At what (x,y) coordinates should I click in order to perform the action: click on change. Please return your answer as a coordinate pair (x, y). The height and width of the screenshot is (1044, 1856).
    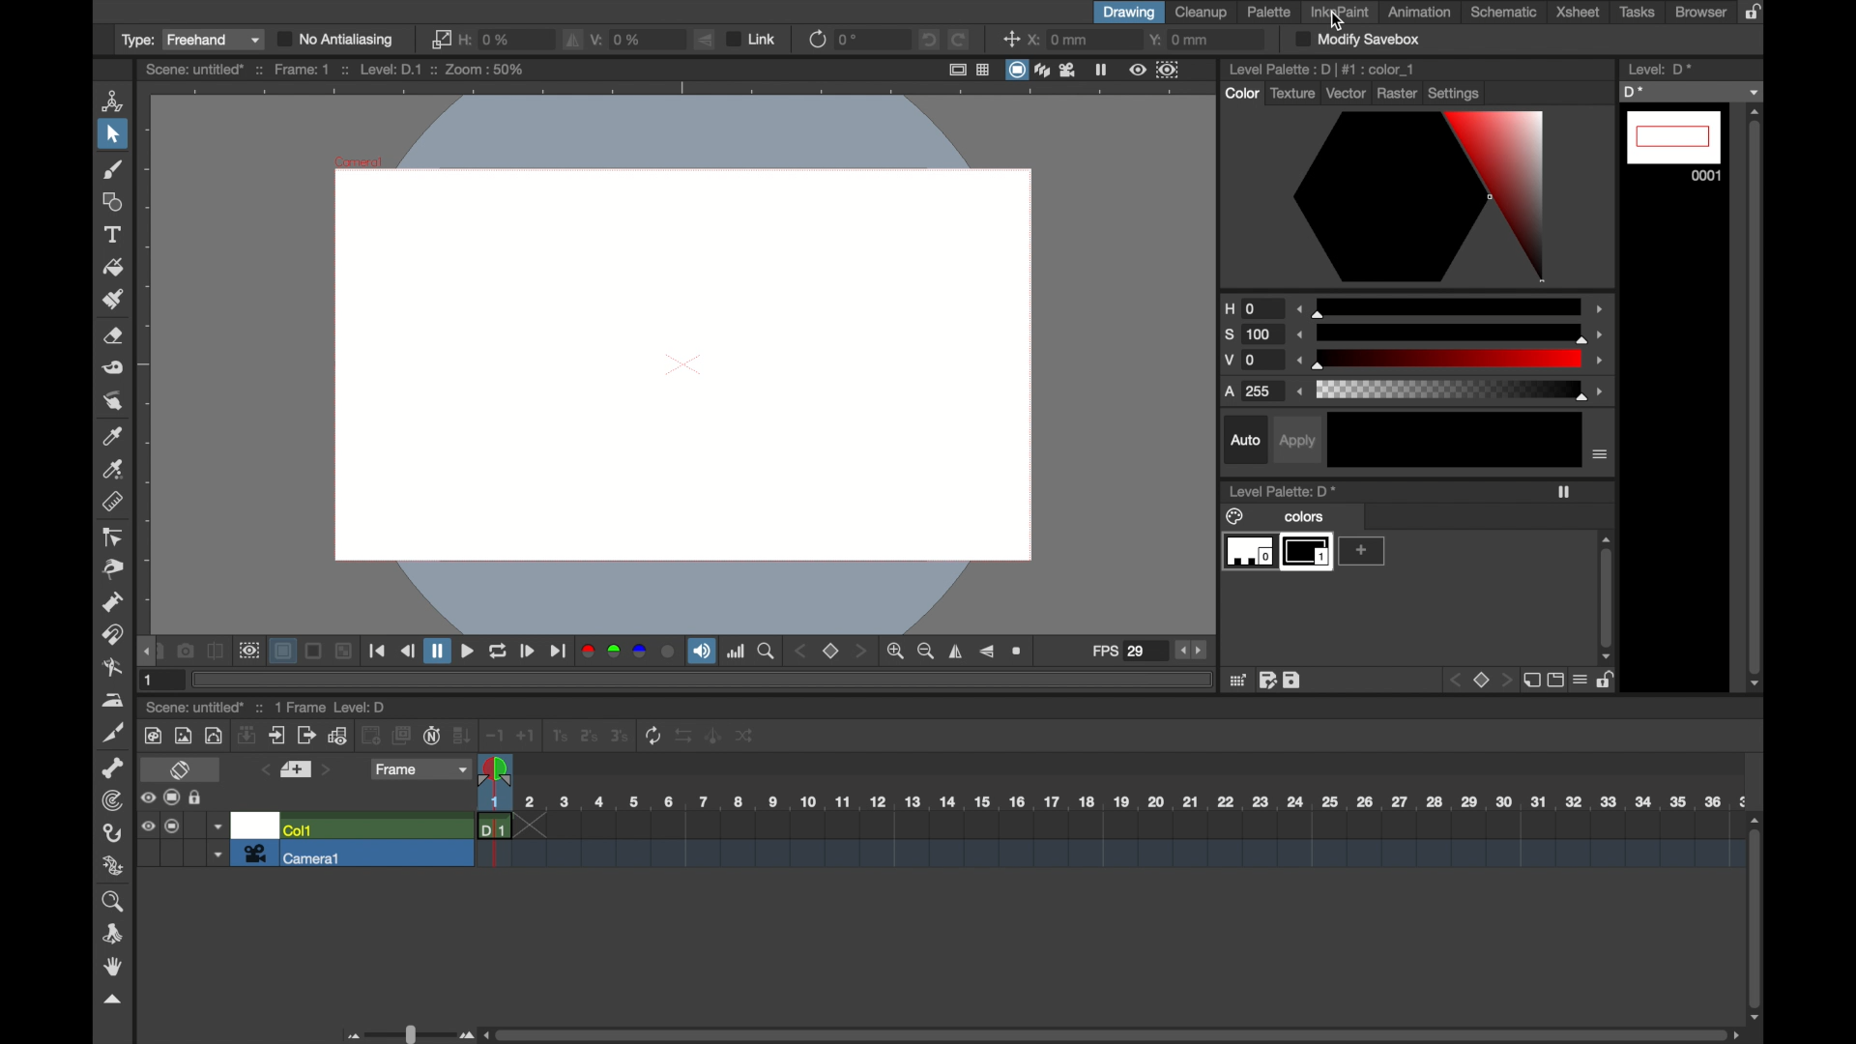
    Looking at the image, I should click on (744, 736).